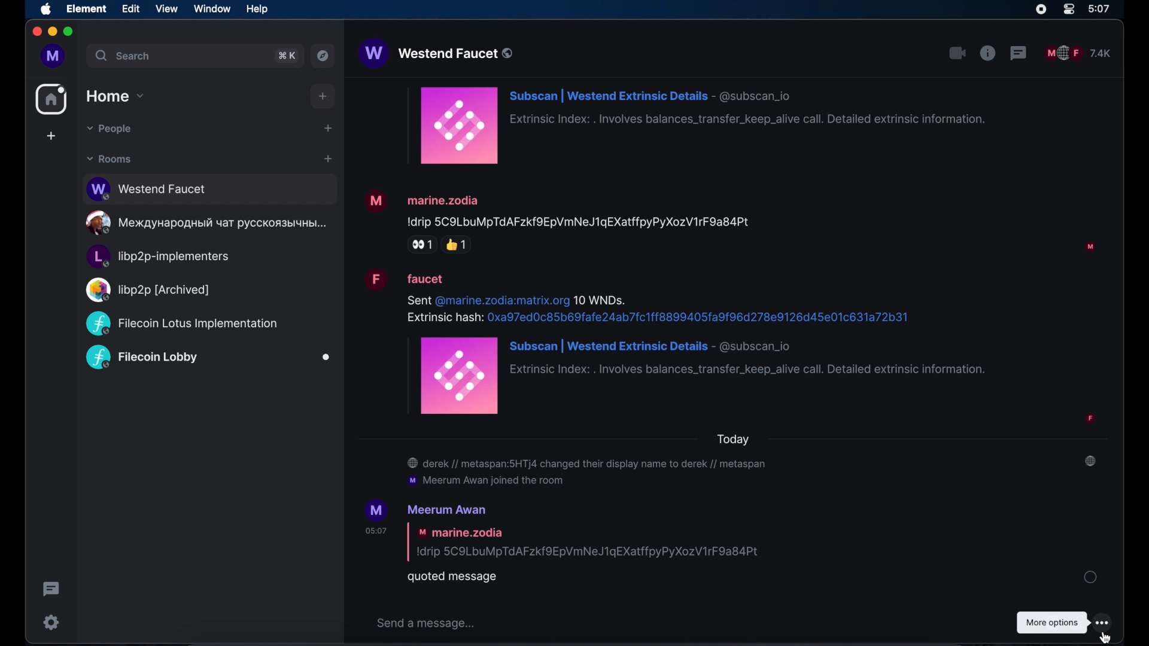  I want to click on more options, so click(1104, 623).